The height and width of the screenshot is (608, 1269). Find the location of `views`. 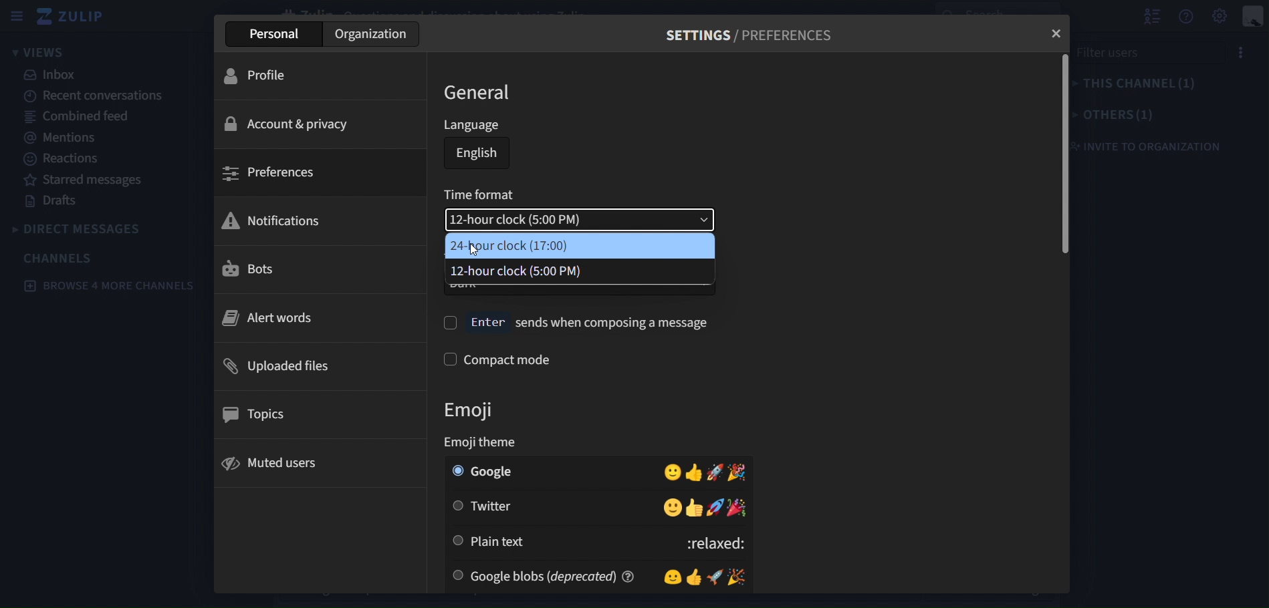

views is located at coordinates (39, 51).